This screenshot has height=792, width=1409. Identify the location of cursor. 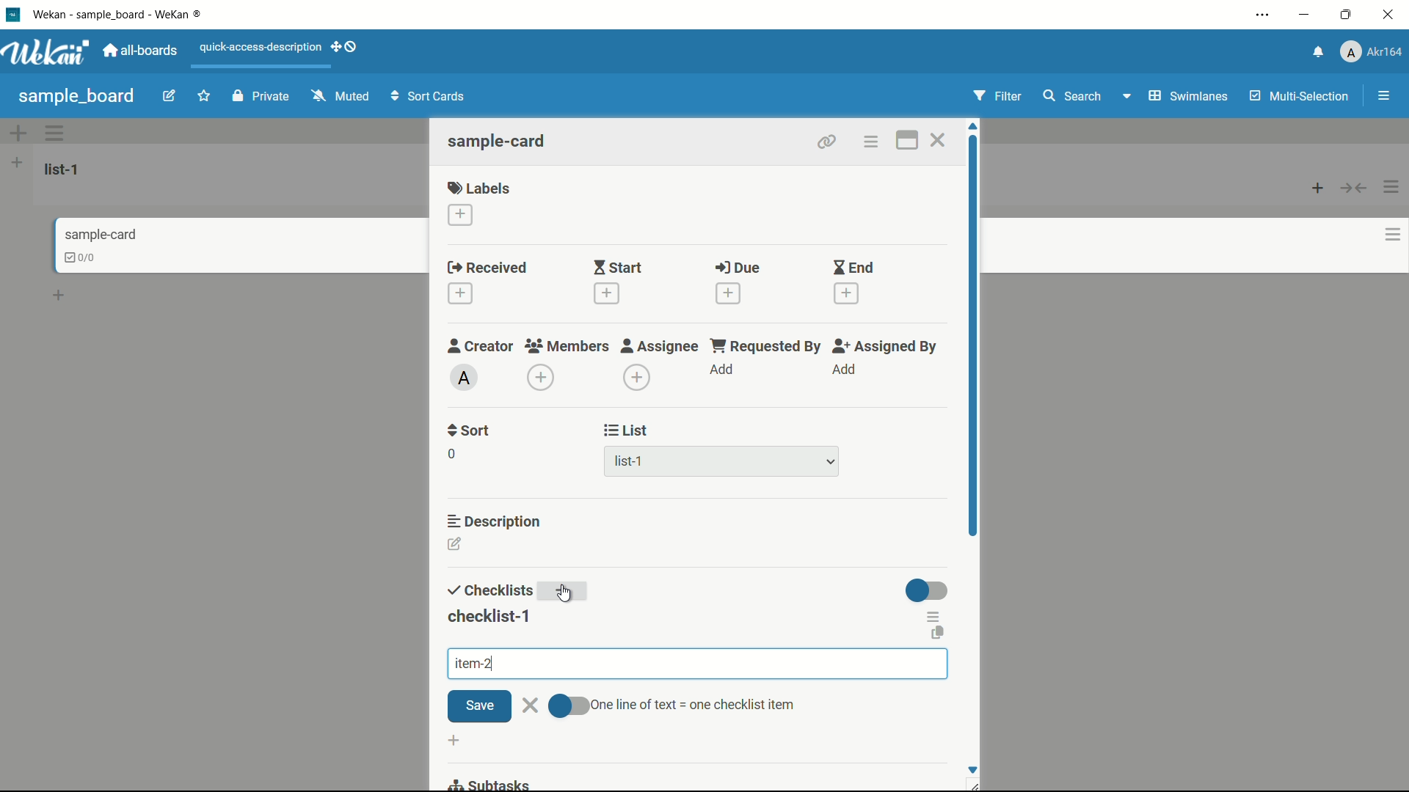
(564, 593).